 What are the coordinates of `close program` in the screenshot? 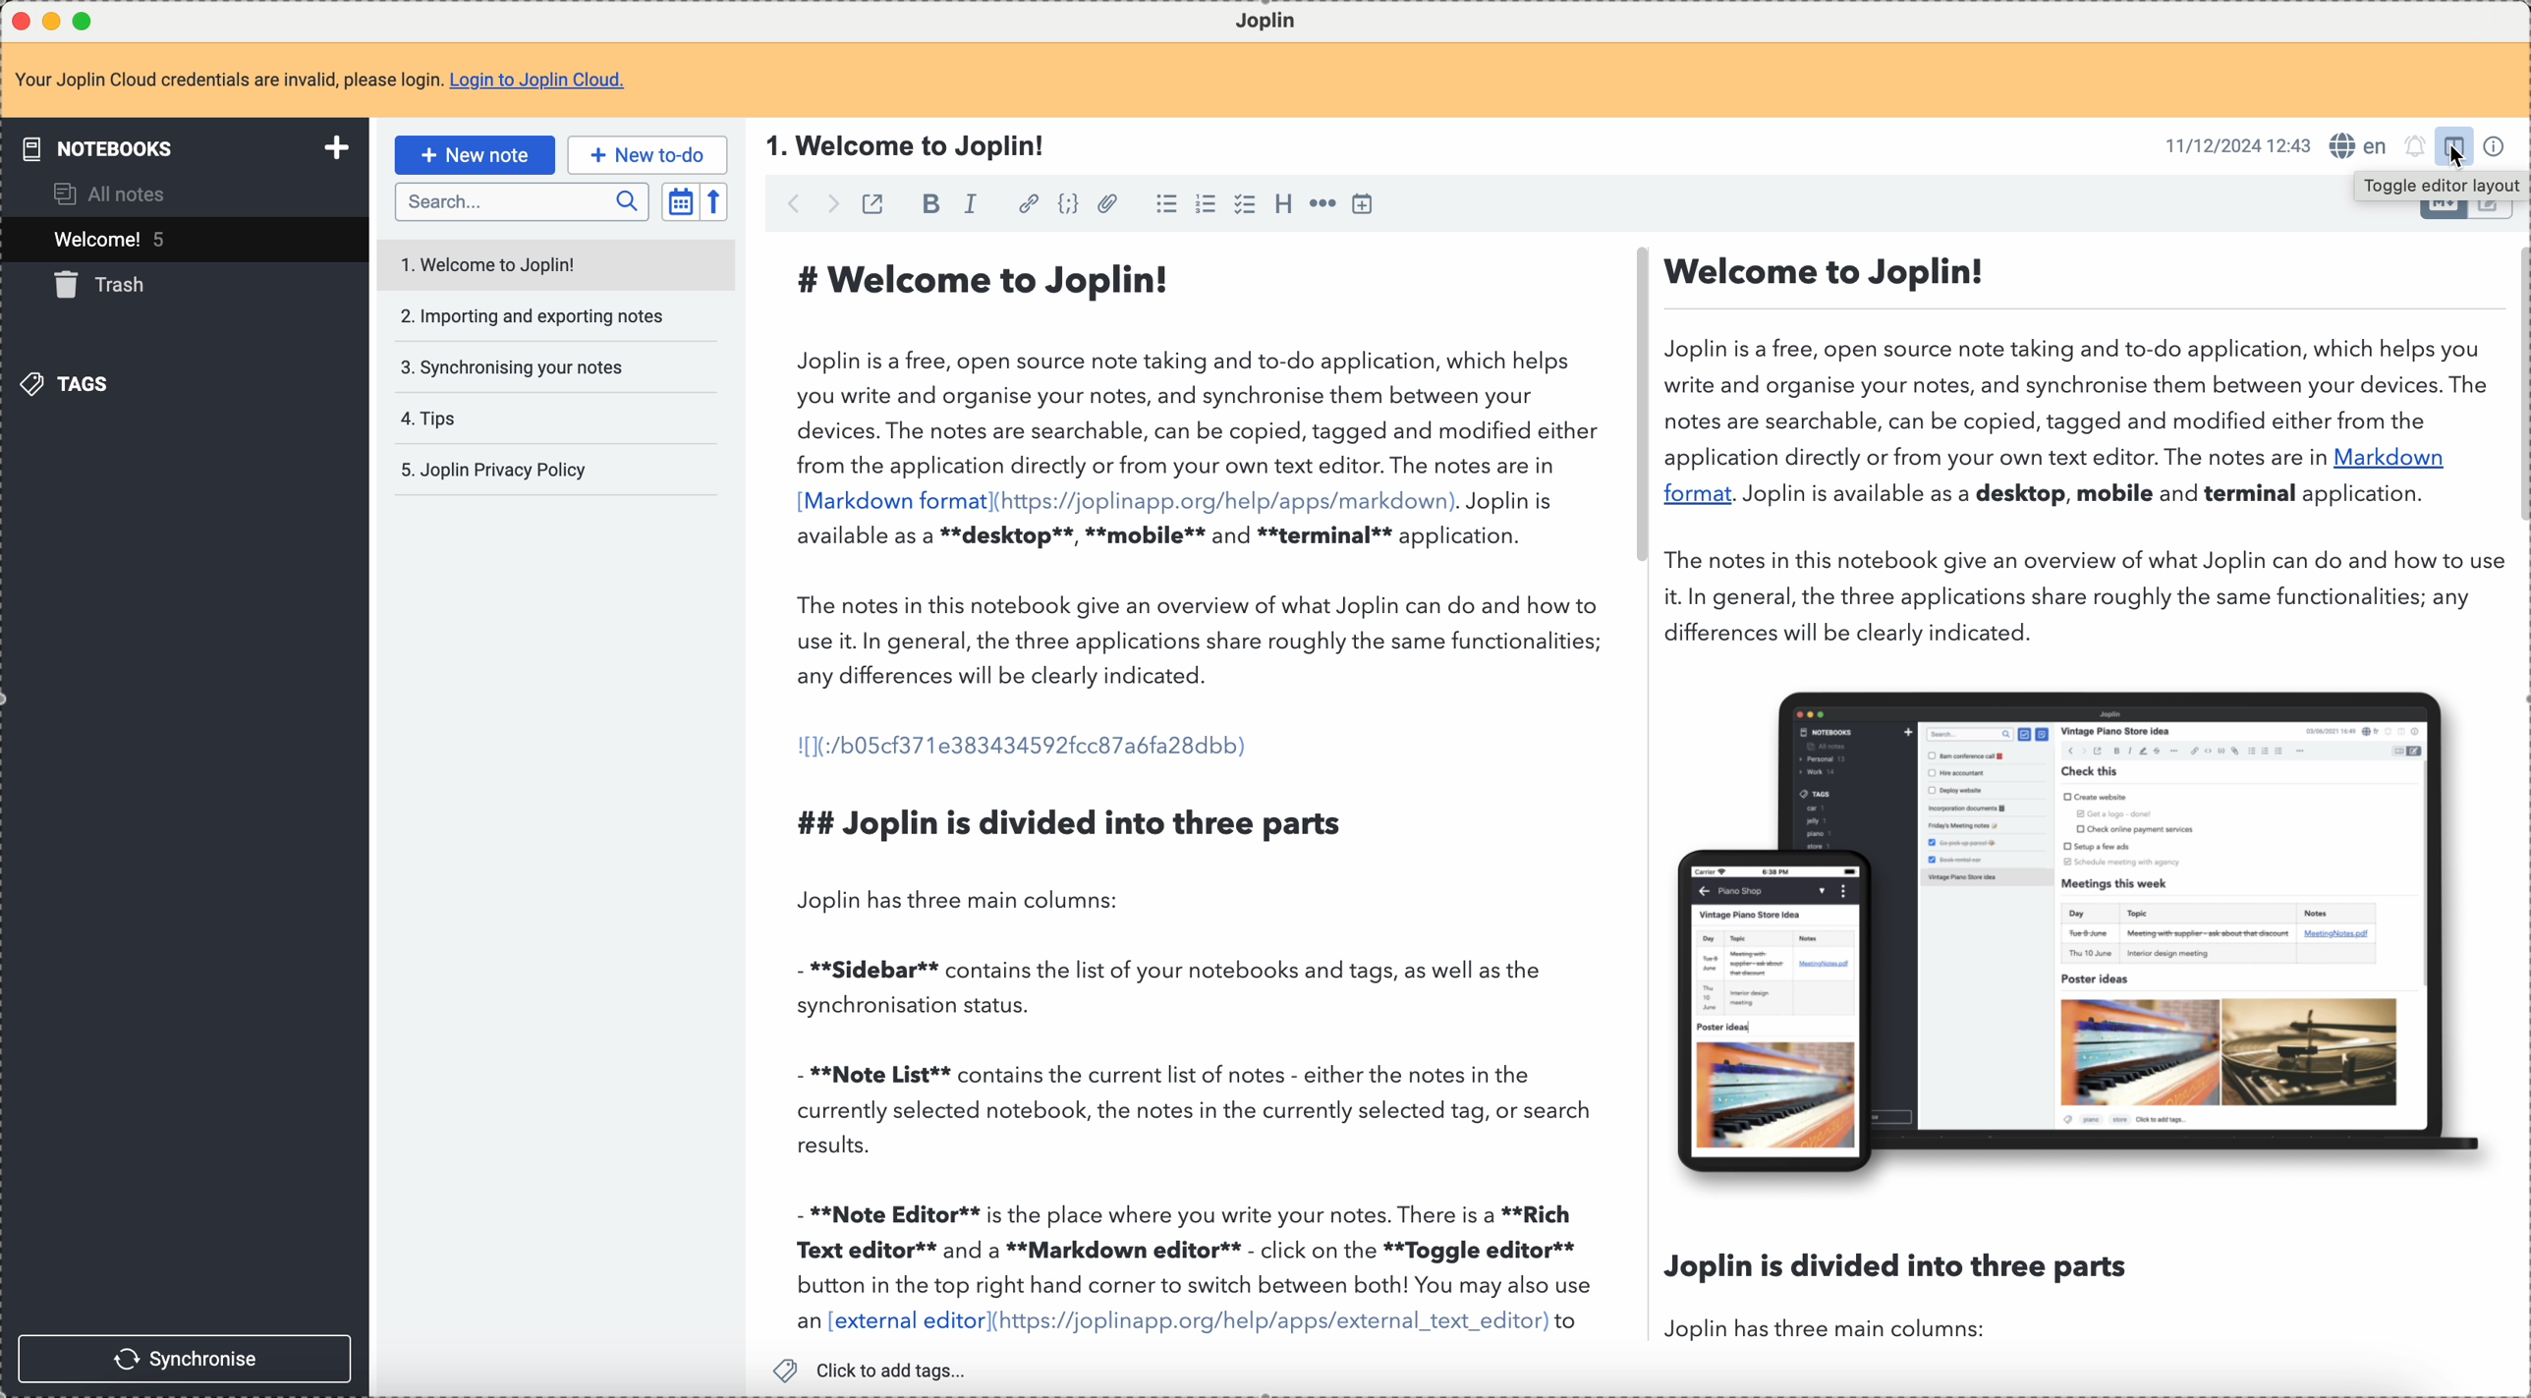 It's located at (18, 19).